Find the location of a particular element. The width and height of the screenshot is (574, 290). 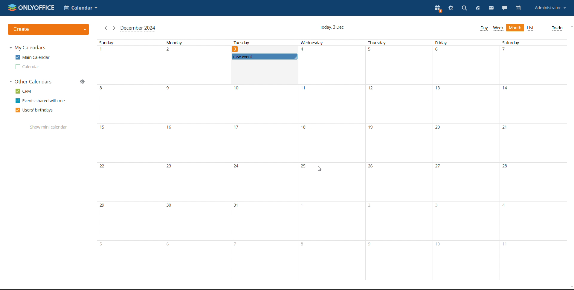

crm is located at coordinates (23, 91).